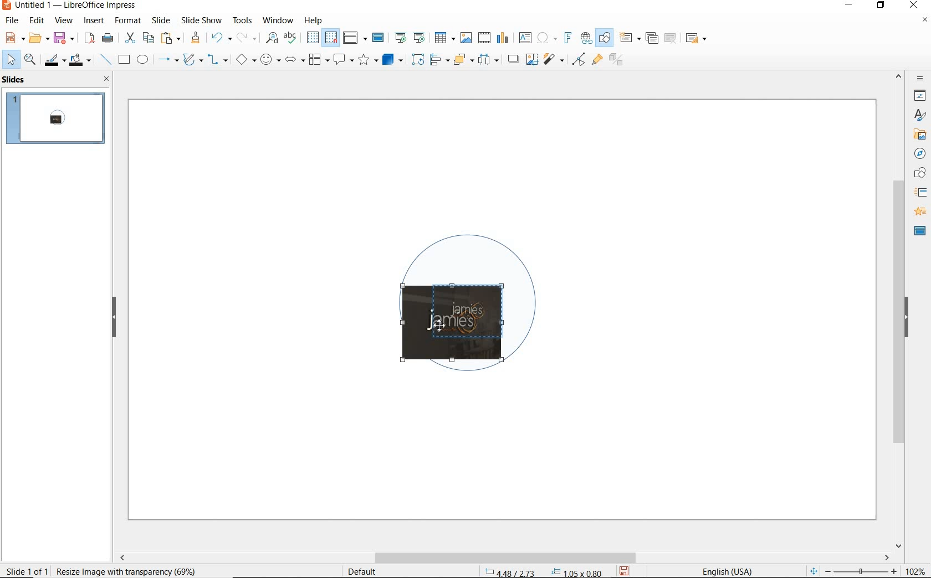  Describe the element at coordinates (355, 39) in the screenshot. I see `display views` at that location.